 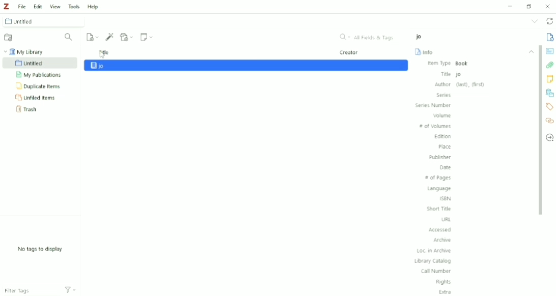 What do you see at coordinates (420, 37) in the screenshot?
I see `Book Title` at bounding box center [420, 37].